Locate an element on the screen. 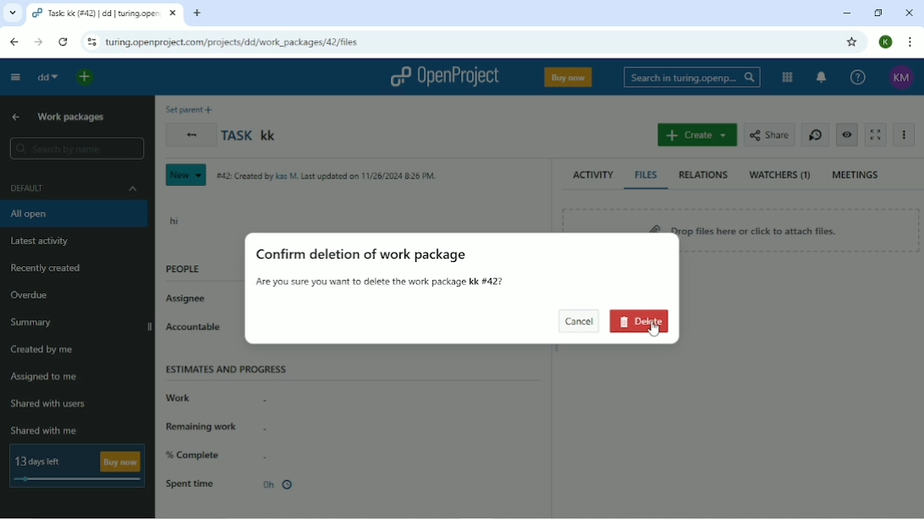 This screenshot has width=924, height=519. More is located at coordinates (906, 136).